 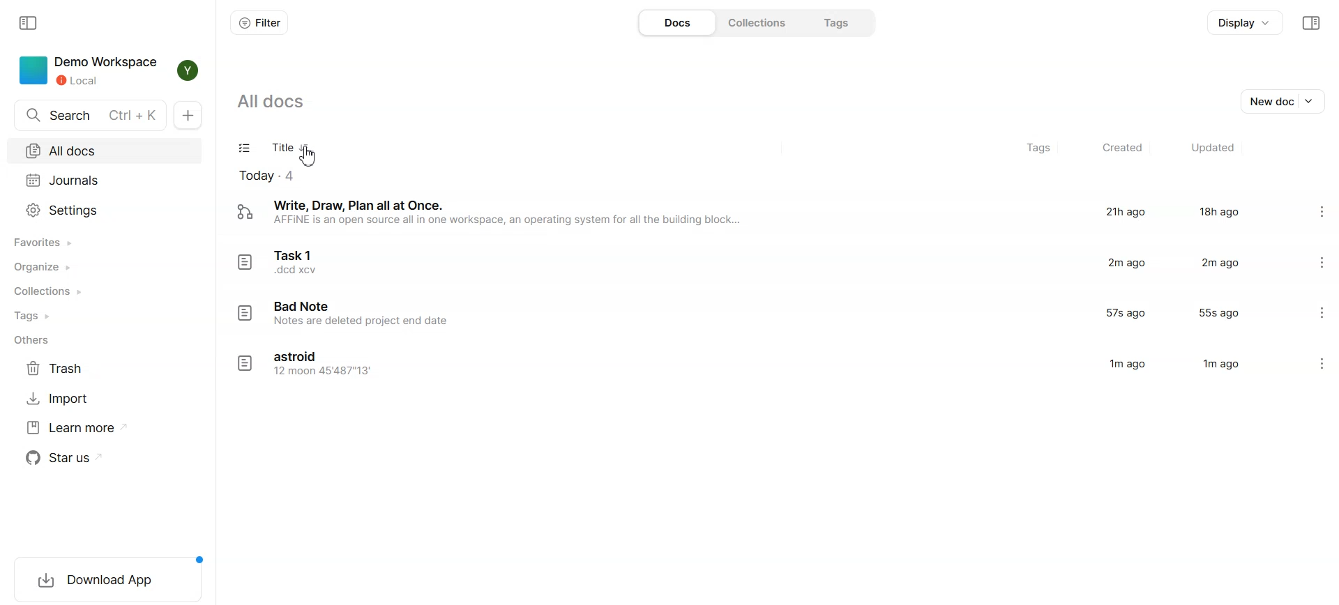 I want to click on Collapse sidebar, so click(x=1312, y=23).